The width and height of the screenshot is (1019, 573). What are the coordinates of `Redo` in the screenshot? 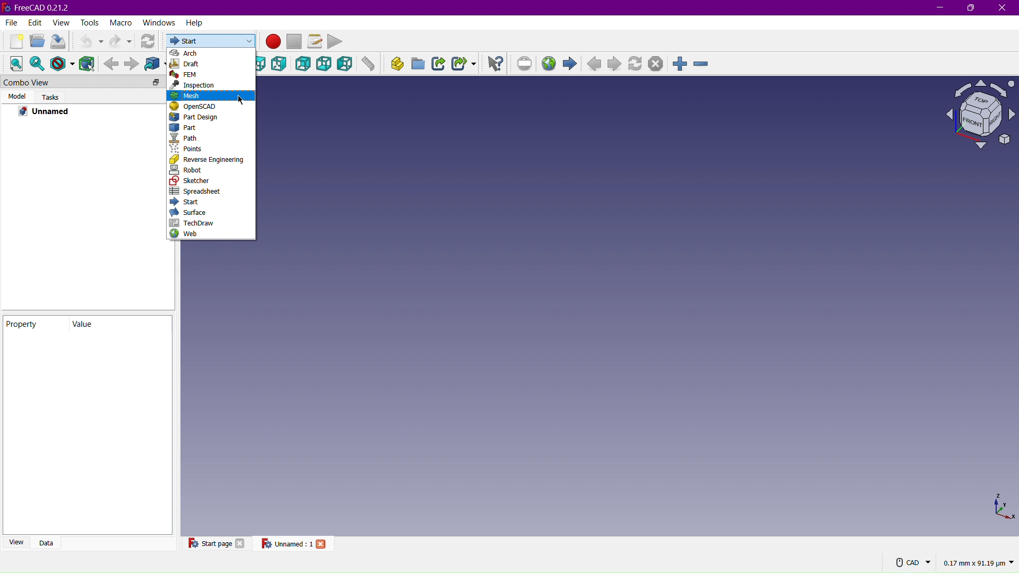 It's located at (122, 40).